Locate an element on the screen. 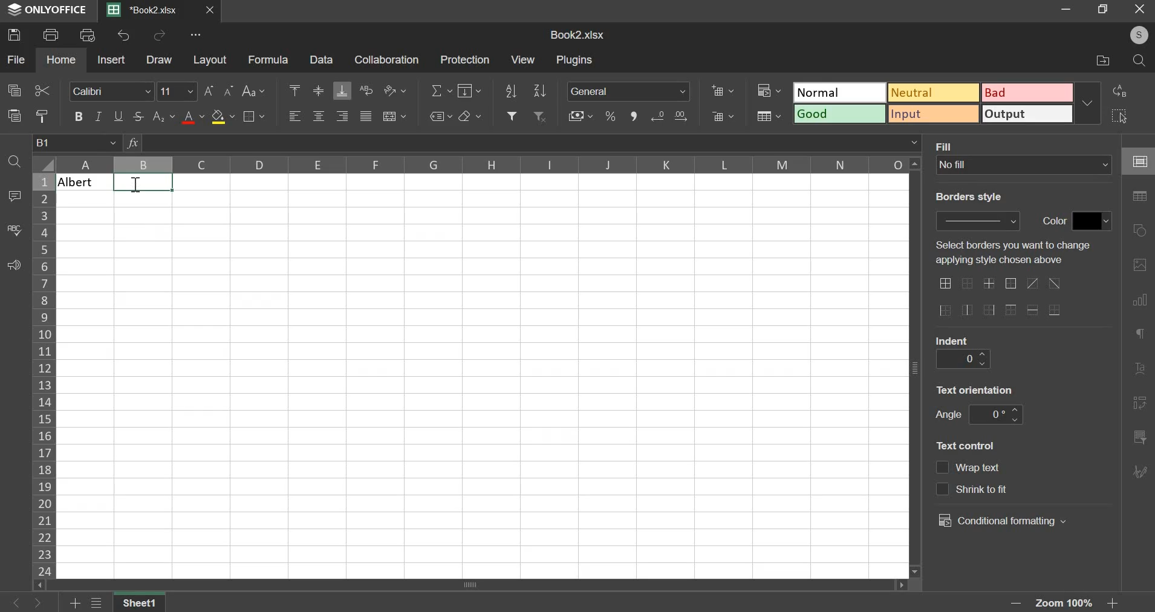  paste is located at coordinates (14, 115).